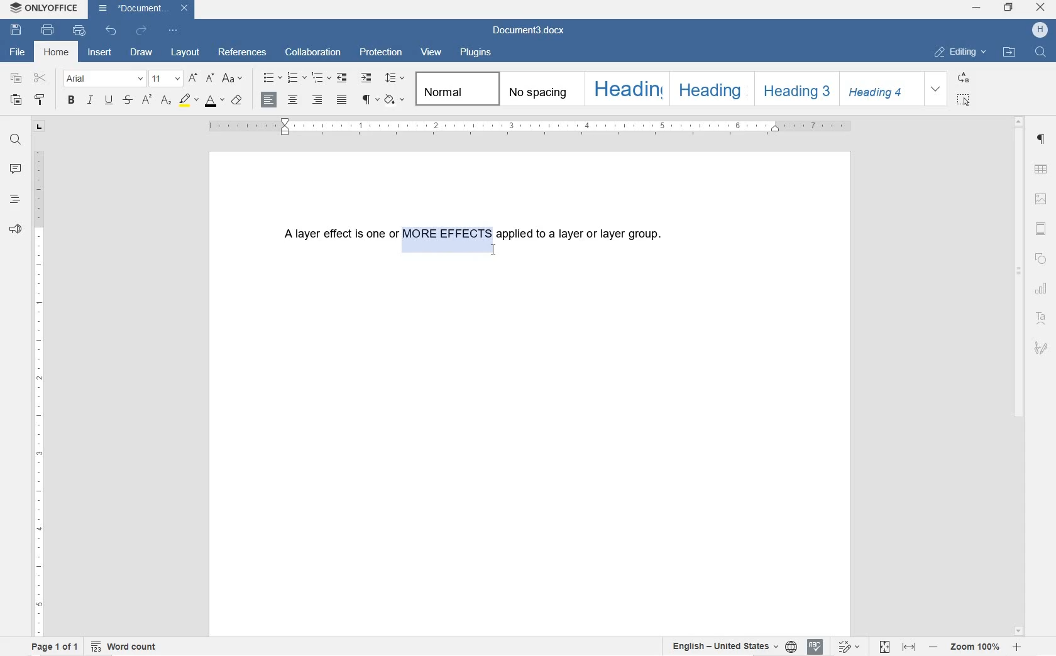 Image resolution: width=1056 pixels, height=656 pixels. I want to click on SHAPE, so click(1042, 259).